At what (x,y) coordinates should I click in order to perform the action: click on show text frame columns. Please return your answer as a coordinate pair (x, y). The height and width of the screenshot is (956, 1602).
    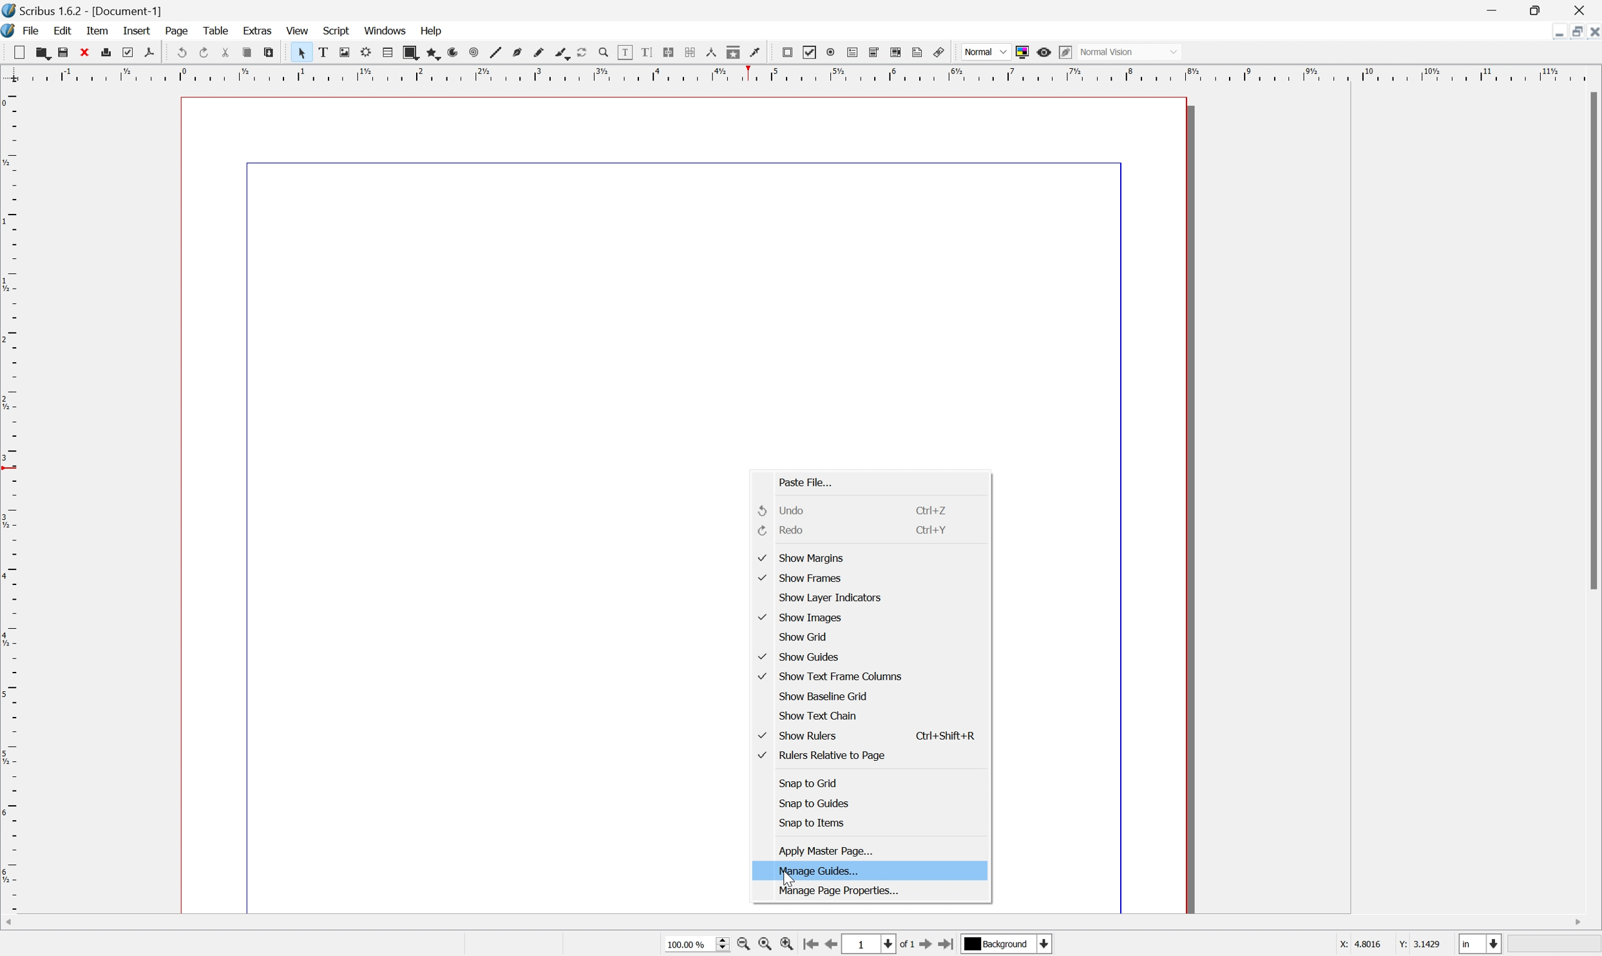
    Looking at the image, I should click on (833, 674).